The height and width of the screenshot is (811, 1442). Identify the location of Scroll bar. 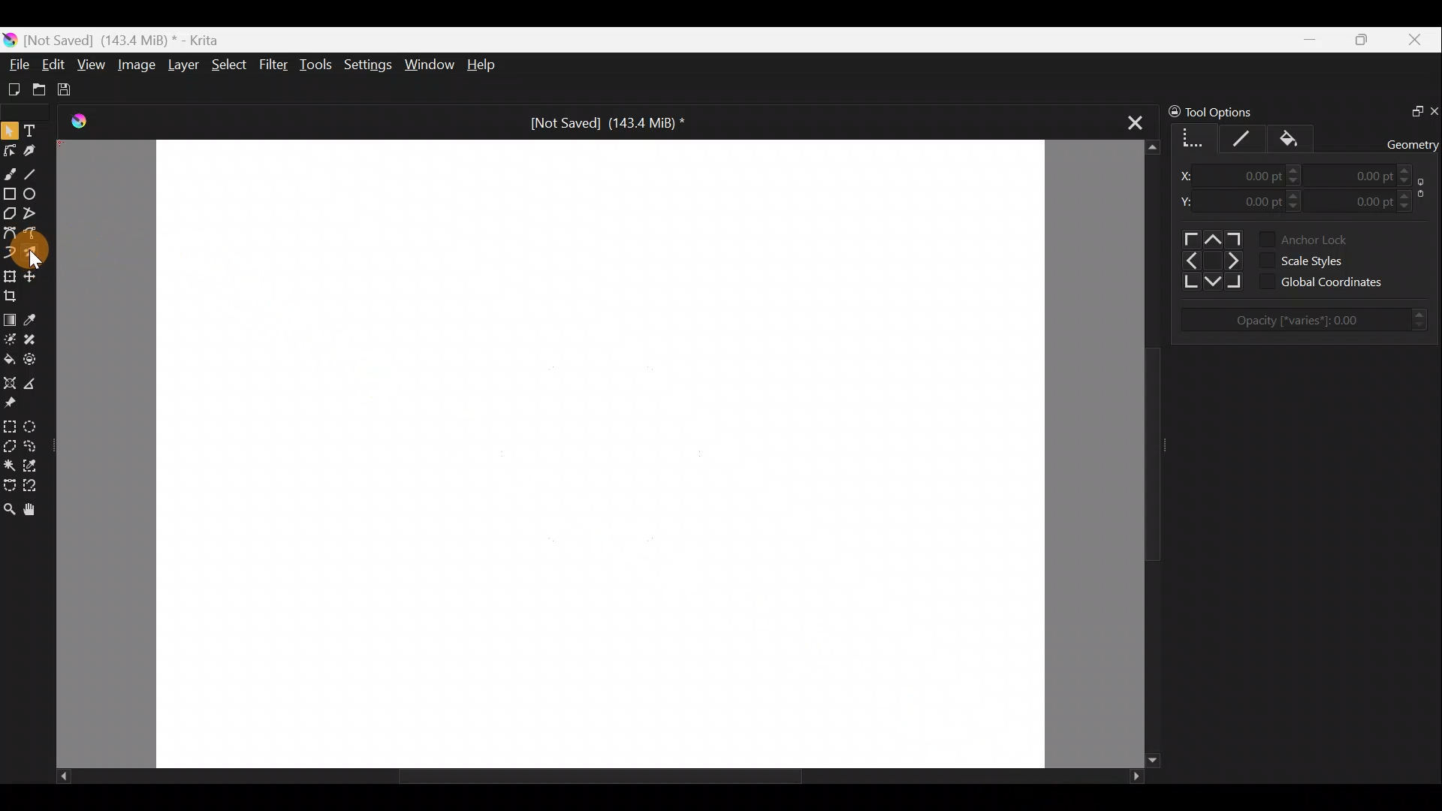
(1139, 454).